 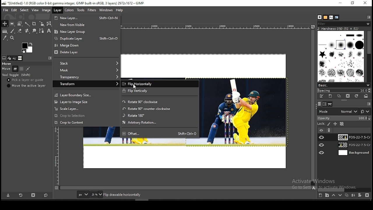 I want to click on Shortcut key, so click(x=108, y=17).